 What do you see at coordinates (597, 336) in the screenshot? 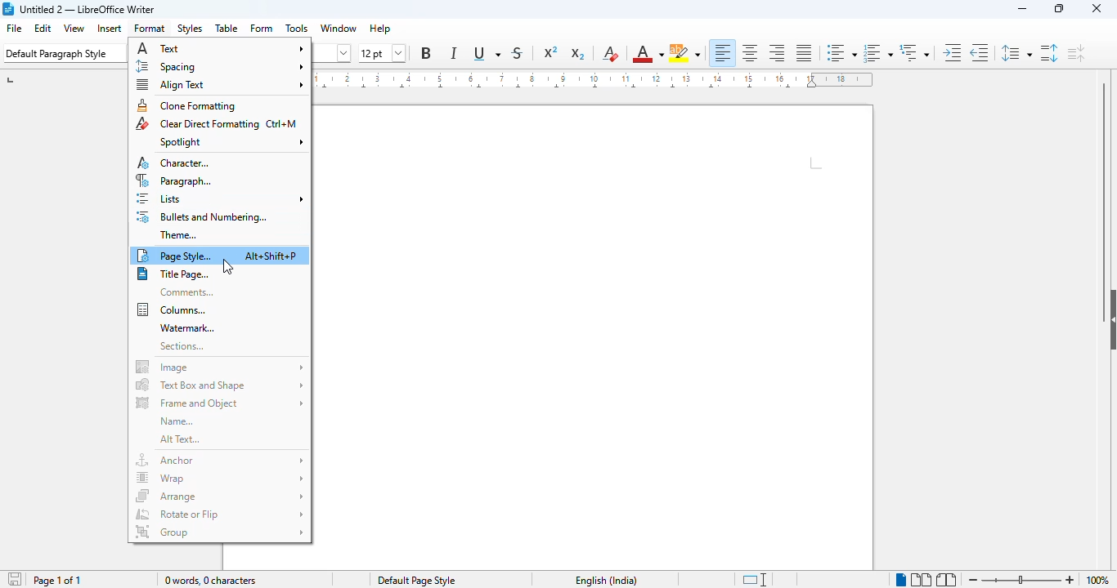
I see `workspace` at bounding box center [597, 336].